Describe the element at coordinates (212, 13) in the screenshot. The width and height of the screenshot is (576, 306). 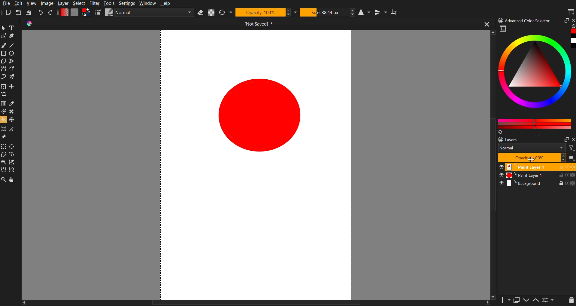
I see `Alpha ` at that location.